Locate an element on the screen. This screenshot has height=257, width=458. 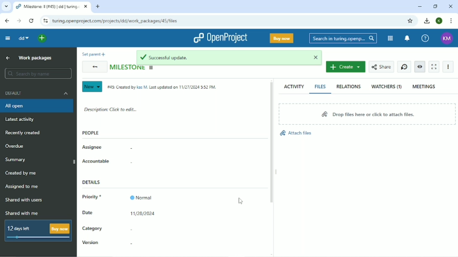
- is located at coordinates (130, 229).